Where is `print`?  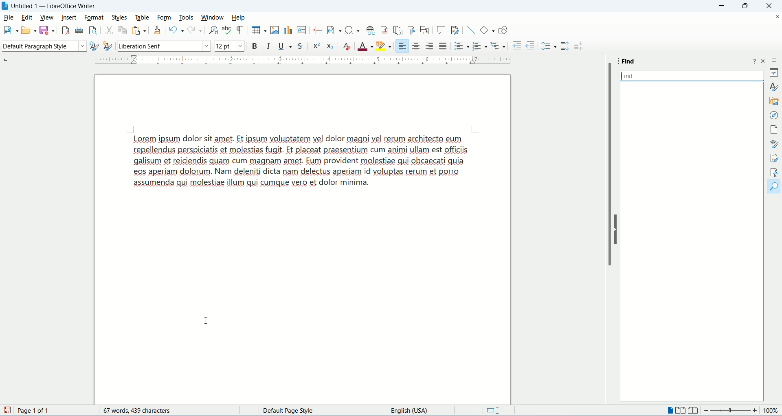 print is located at coordinates (79, 31).